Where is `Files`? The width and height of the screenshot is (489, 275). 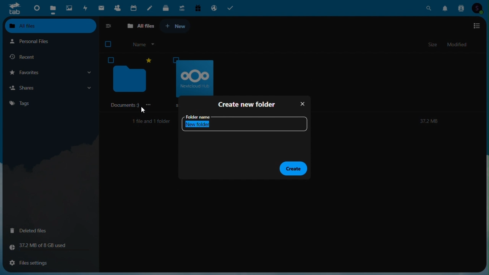 Files is located at coordinates (54, 7).